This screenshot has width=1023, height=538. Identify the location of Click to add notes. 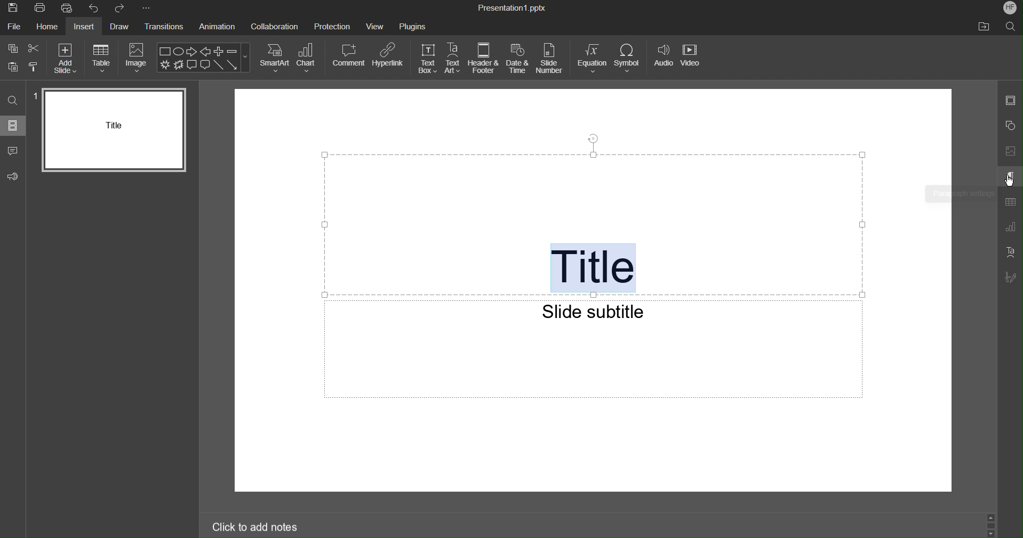
(255, 526).